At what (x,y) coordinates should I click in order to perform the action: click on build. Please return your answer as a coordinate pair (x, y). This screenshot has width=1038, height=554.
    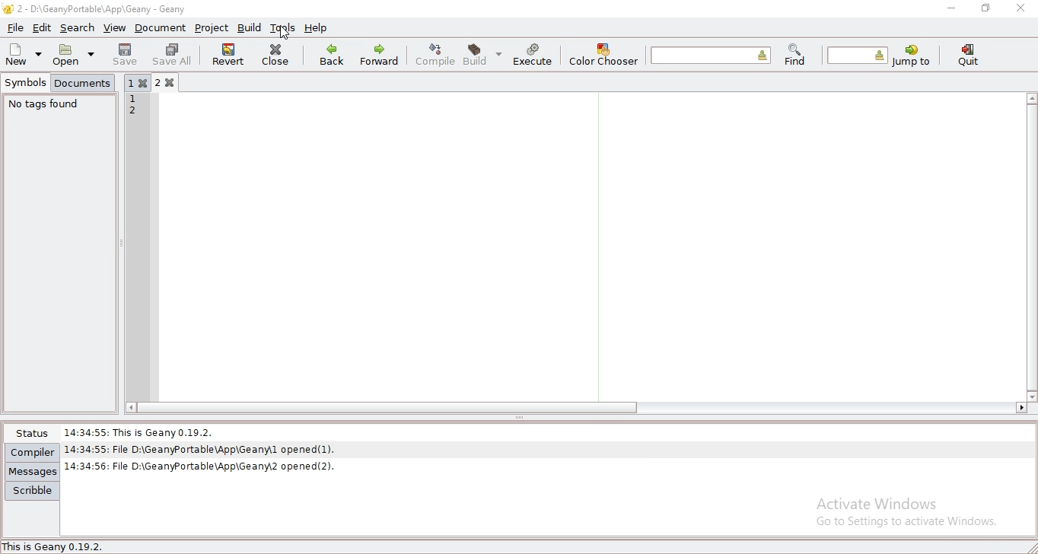
    Looking at the image, I should click on (251, 28).